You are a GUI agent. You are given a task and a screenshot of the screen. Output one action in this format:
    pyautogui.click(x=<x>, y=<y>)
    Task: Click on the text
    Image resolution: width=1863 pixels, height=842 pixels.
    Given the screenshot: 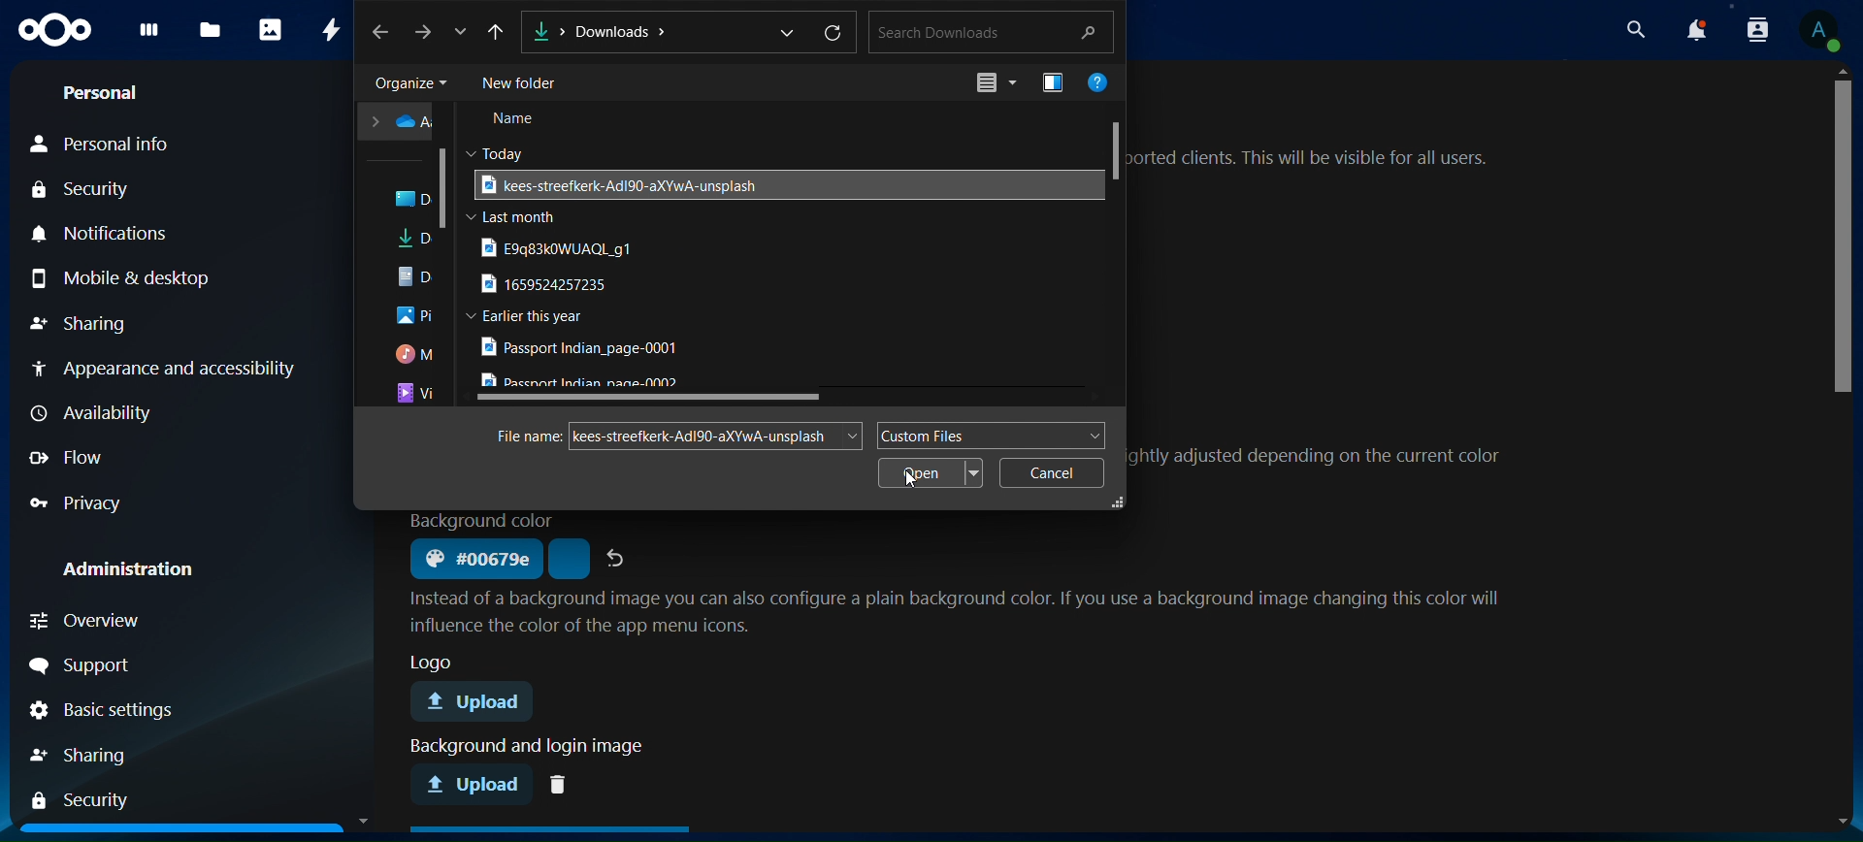 What is the action you would take?
    pyautogui.click(x=482, y=520)
    